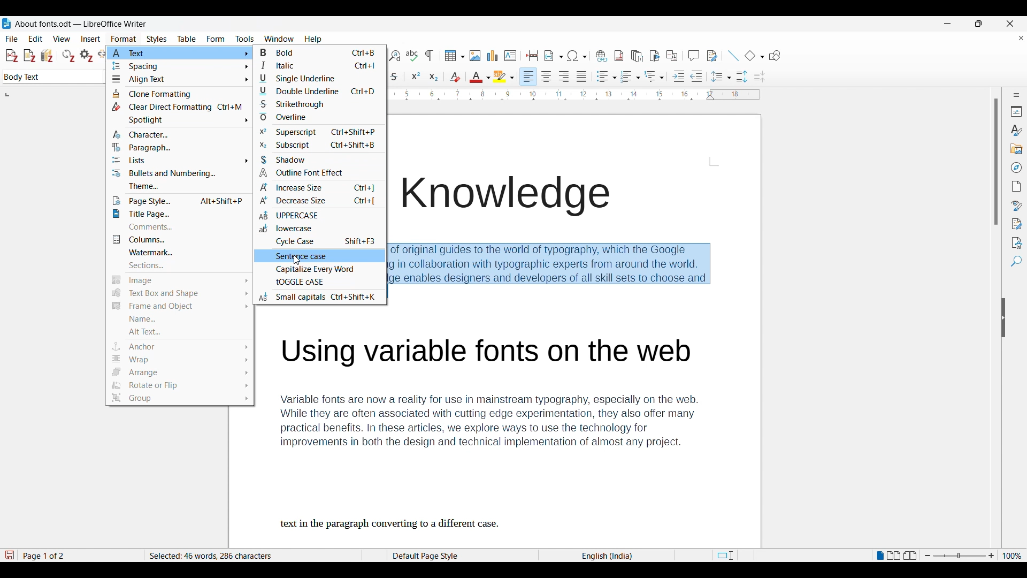  I want to click on Add\Edit citation, so click(12, 56).